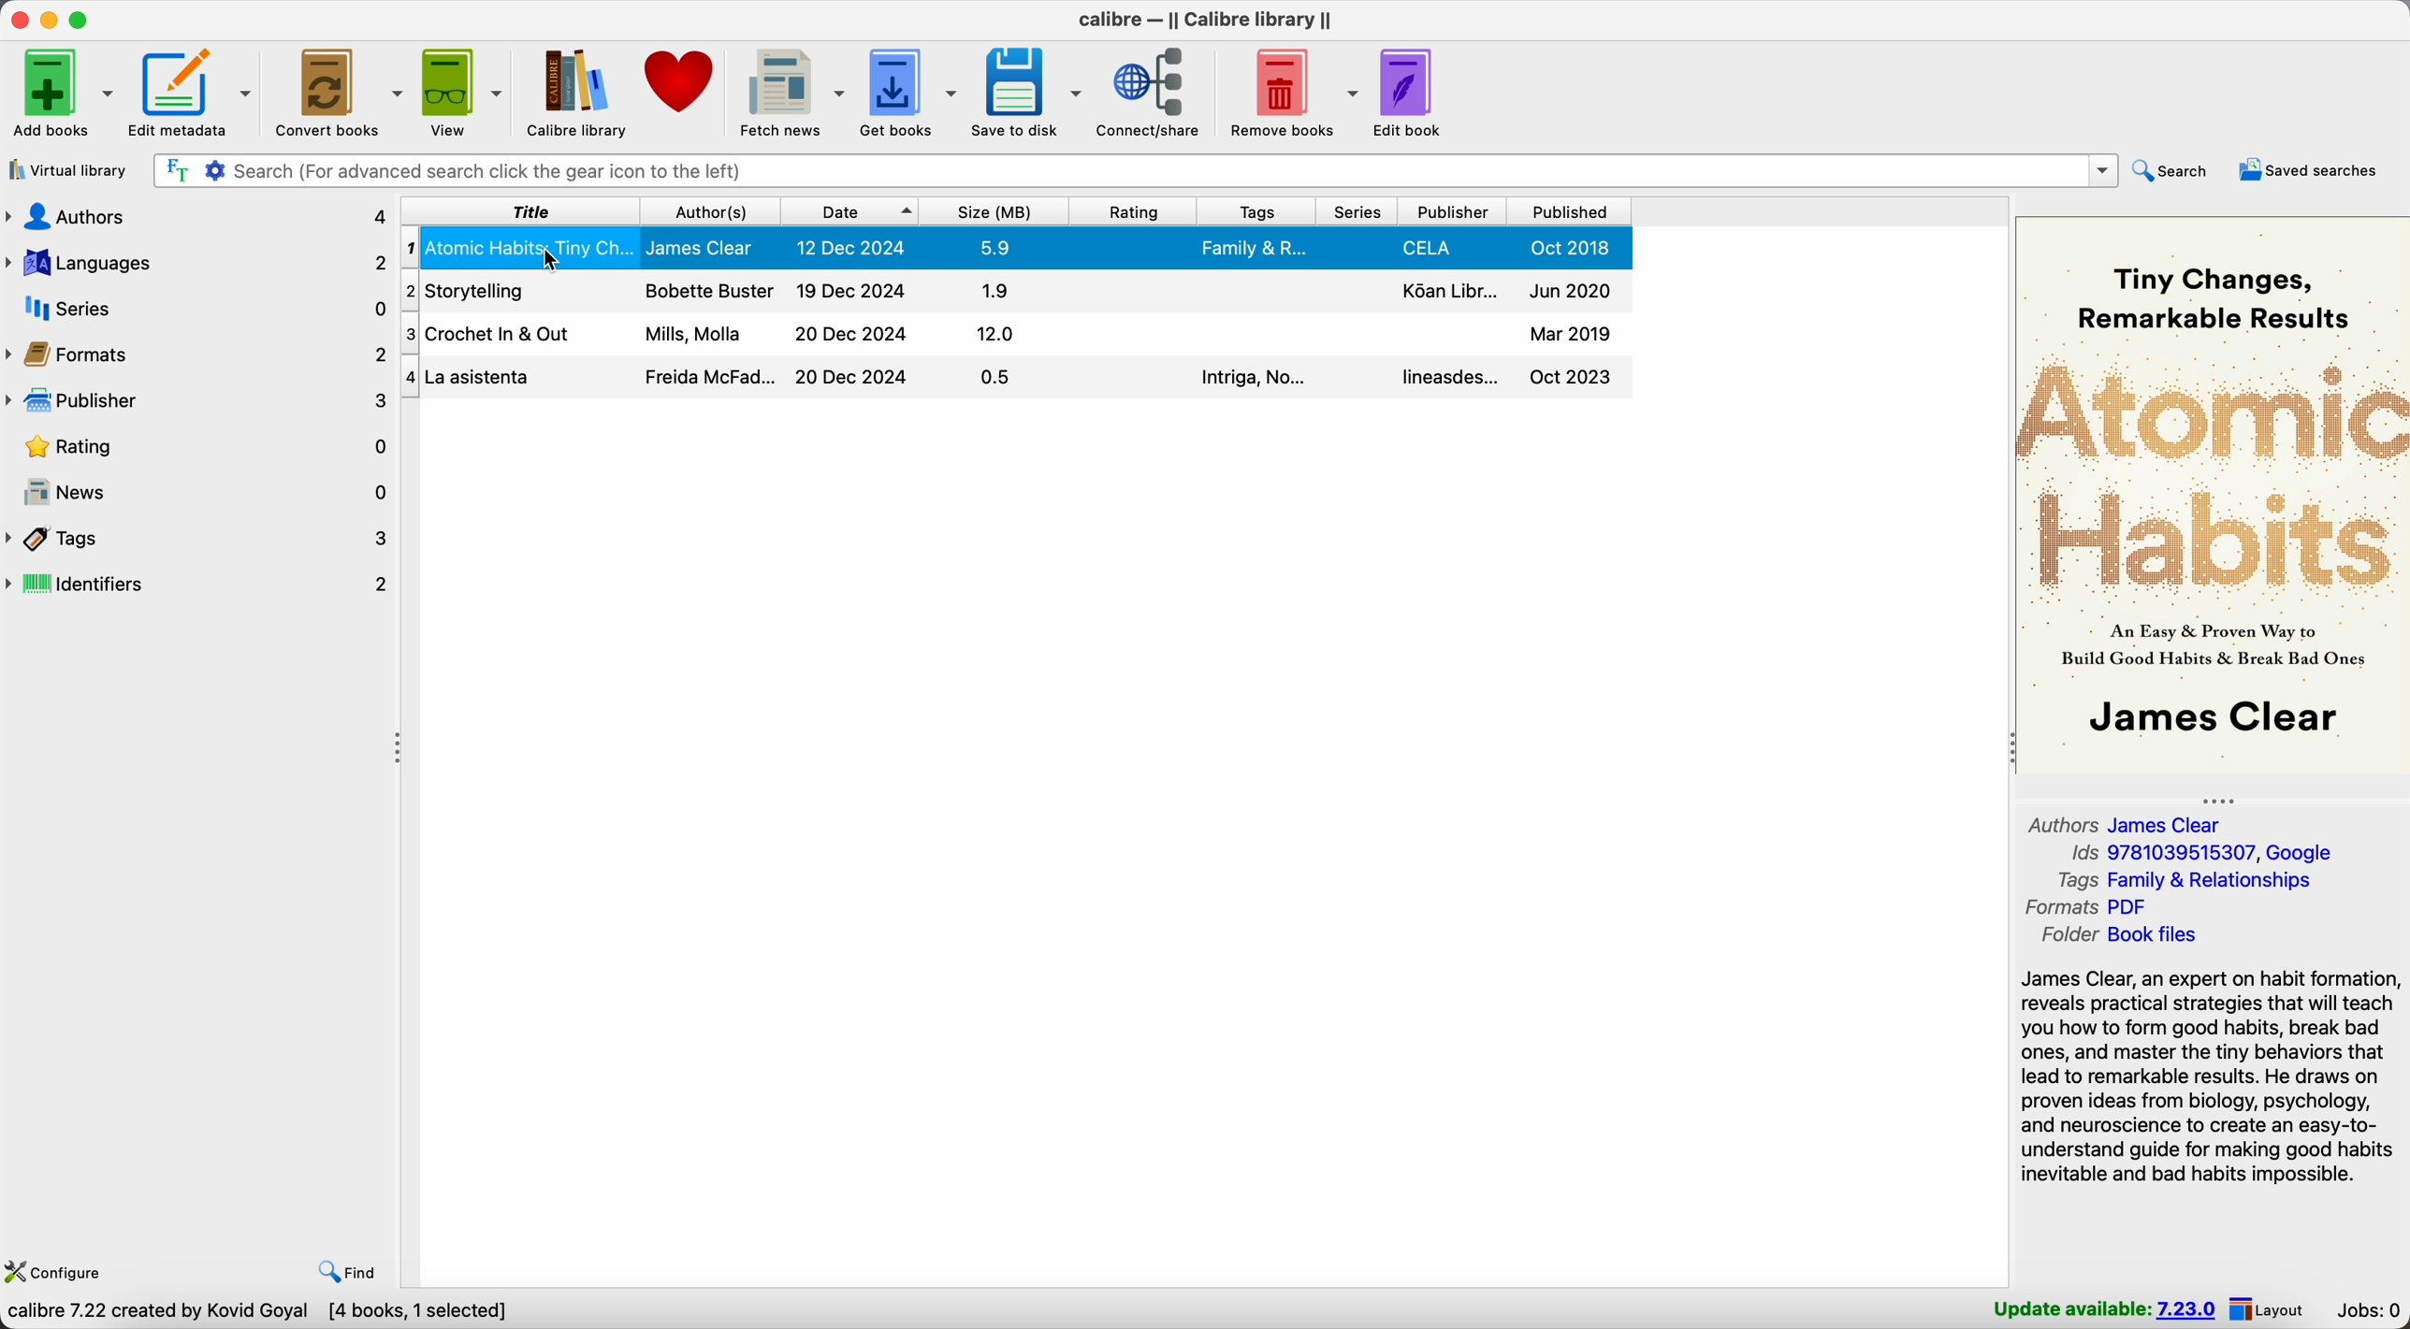 Image resolution: width=2410 pixels, height=1329 pixels. I want to click on date, so click(850, 211).